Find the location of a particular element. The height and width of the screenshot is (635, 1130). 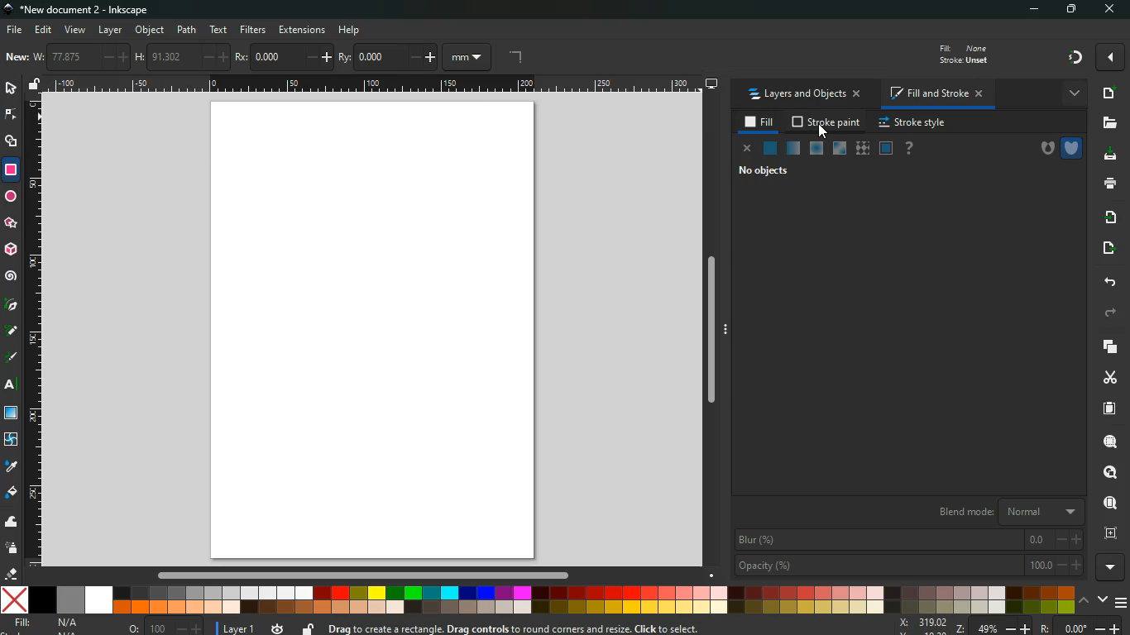

layers is located at coordinates (1112, 348).